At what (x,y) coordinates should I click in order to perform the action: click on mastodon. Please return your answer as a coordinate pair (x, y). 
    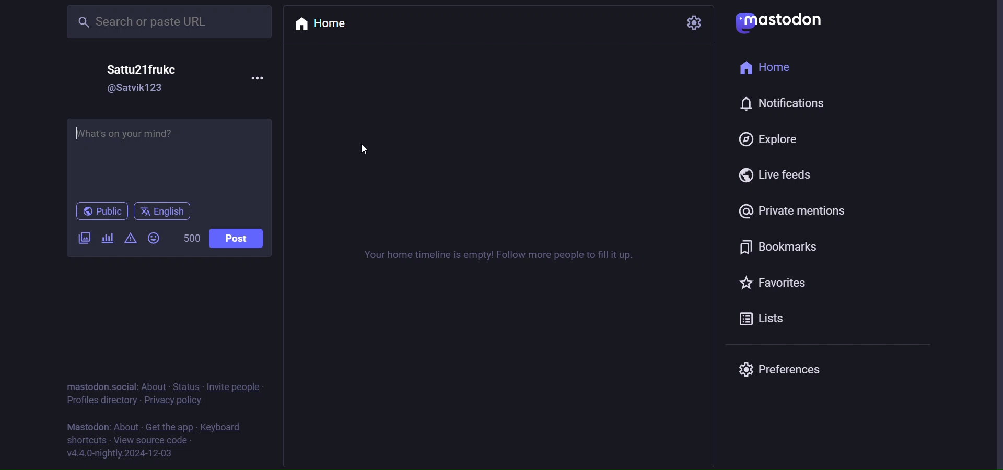
    Looking at the image, I should click on (780, 22).